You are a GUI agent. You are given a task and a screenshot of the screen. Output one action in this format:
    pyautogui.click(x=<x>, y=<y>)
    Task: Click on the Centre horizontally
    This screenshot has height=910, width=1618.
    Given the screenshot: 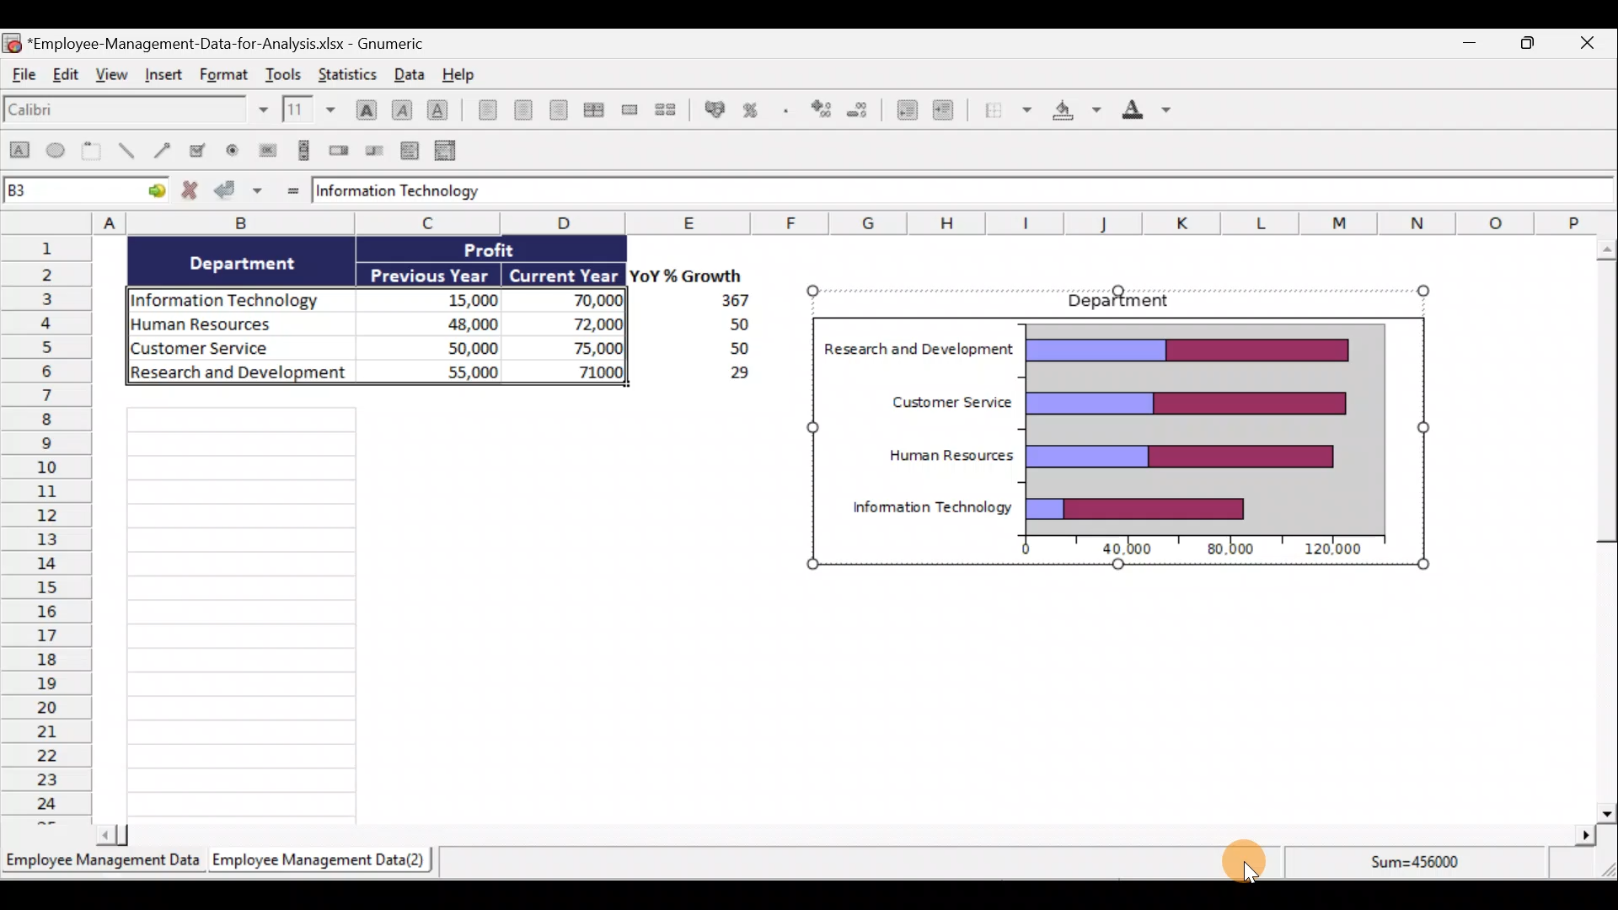 What is the action you would take?
    pyautogui.click(x=519, y=110)
    